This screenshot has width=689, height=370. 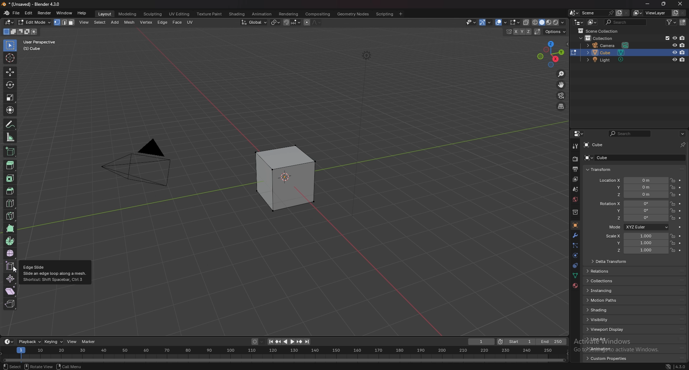 I want to click on camera, so click(x=610, y=45).